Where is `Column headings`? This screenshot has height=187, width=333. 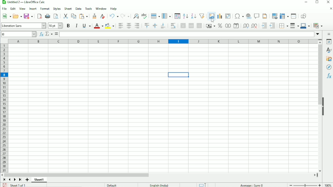 Column headings is located at coordinates (162, 41).